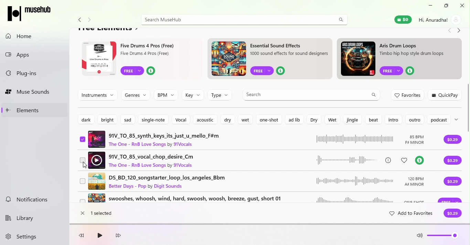 This screenshot has height=245, width=470. I want to click on Select music, so click(83, 161).